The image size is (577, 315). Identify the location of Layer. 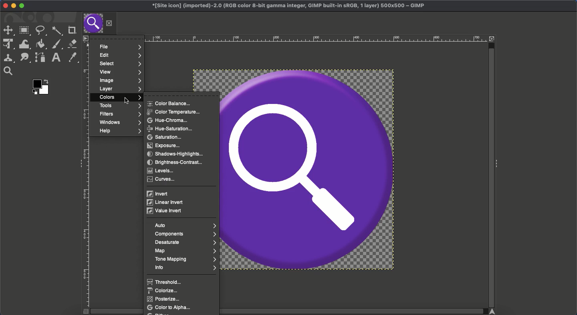
(120, 89).